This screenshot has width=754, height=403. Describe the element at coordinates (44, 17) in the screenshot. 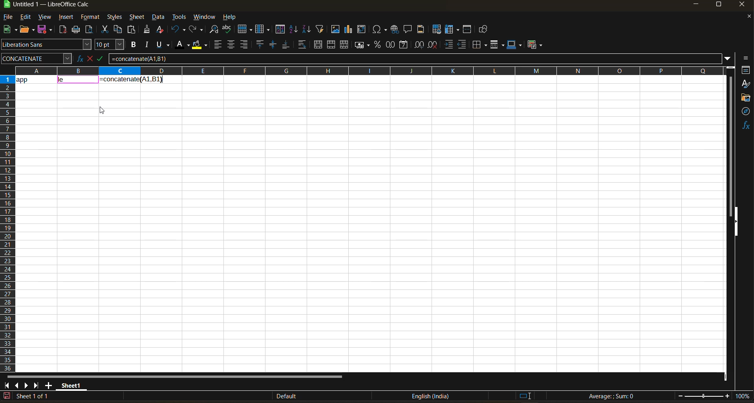

I see `view` at that location.